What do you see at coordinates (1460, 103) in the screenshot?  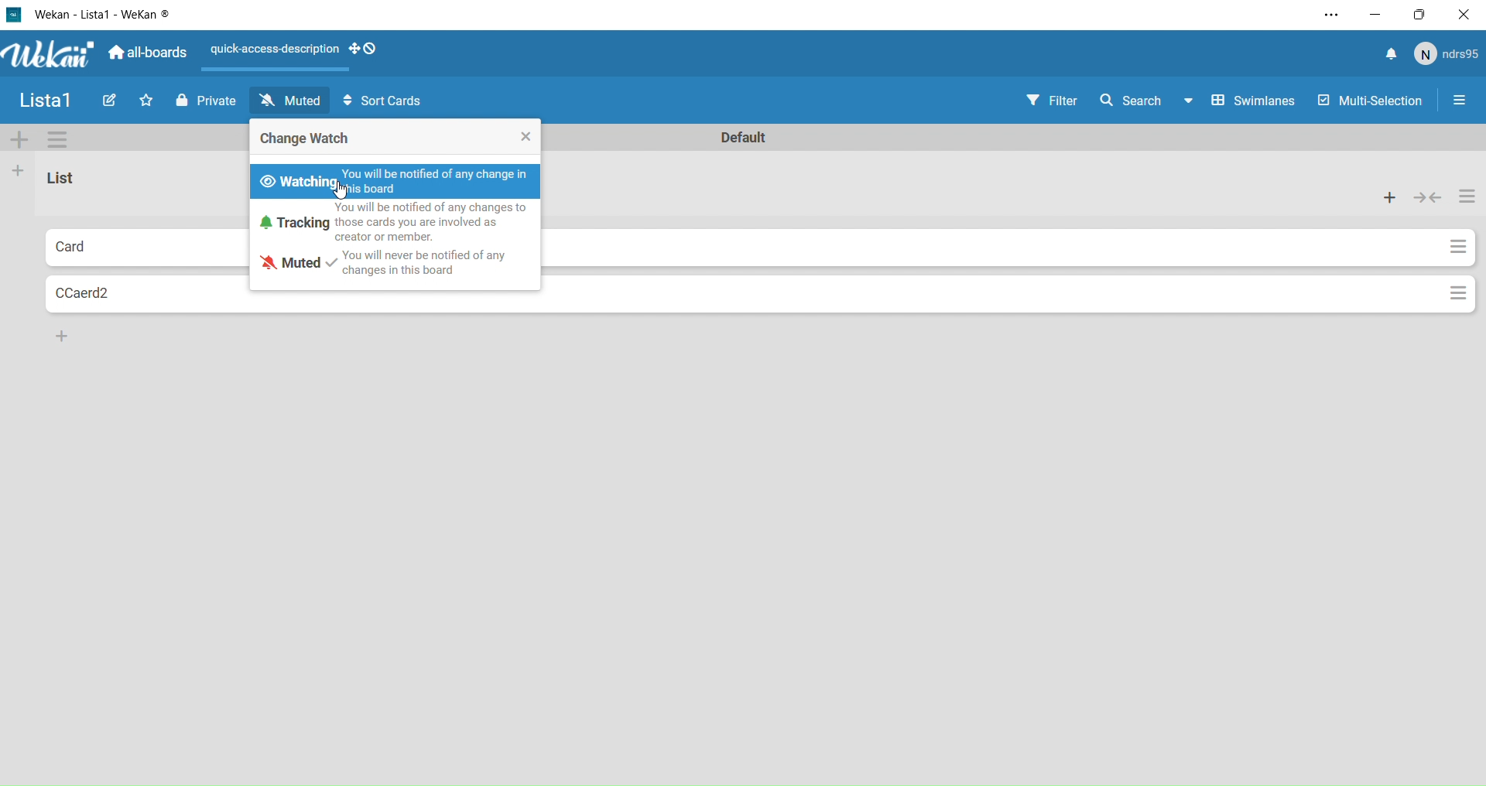 I see `Settings` at bounding box center [1460, 103].